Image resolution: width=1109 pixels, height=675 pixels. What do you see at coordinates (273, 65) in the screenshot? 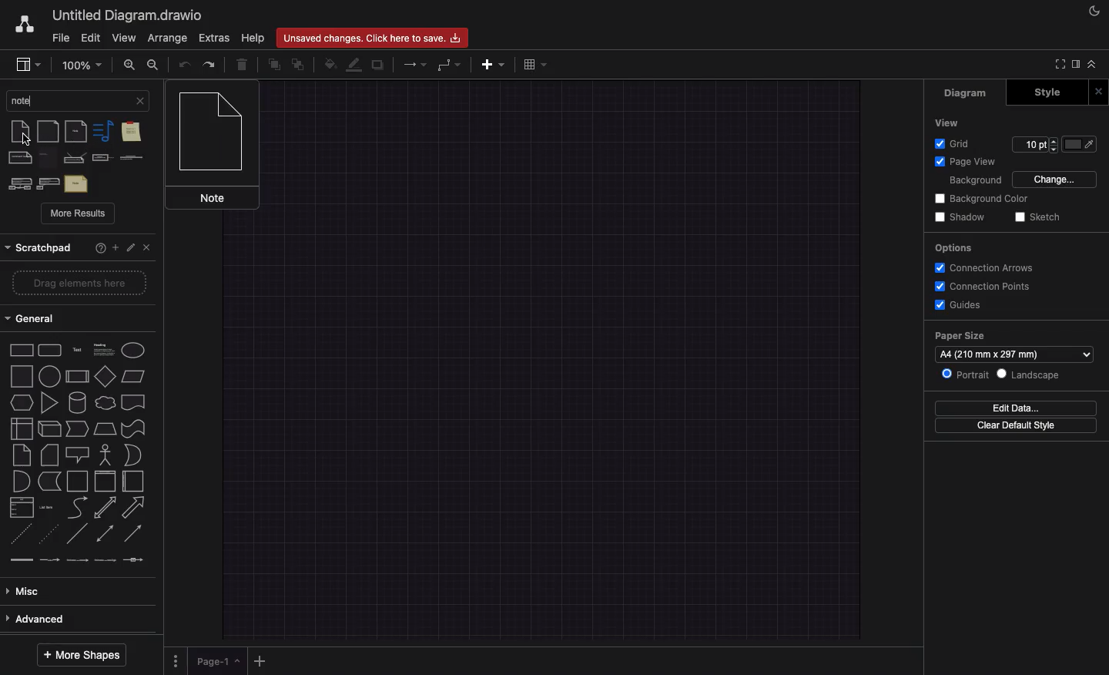
I see `To front` at bounding box center [273, 65].